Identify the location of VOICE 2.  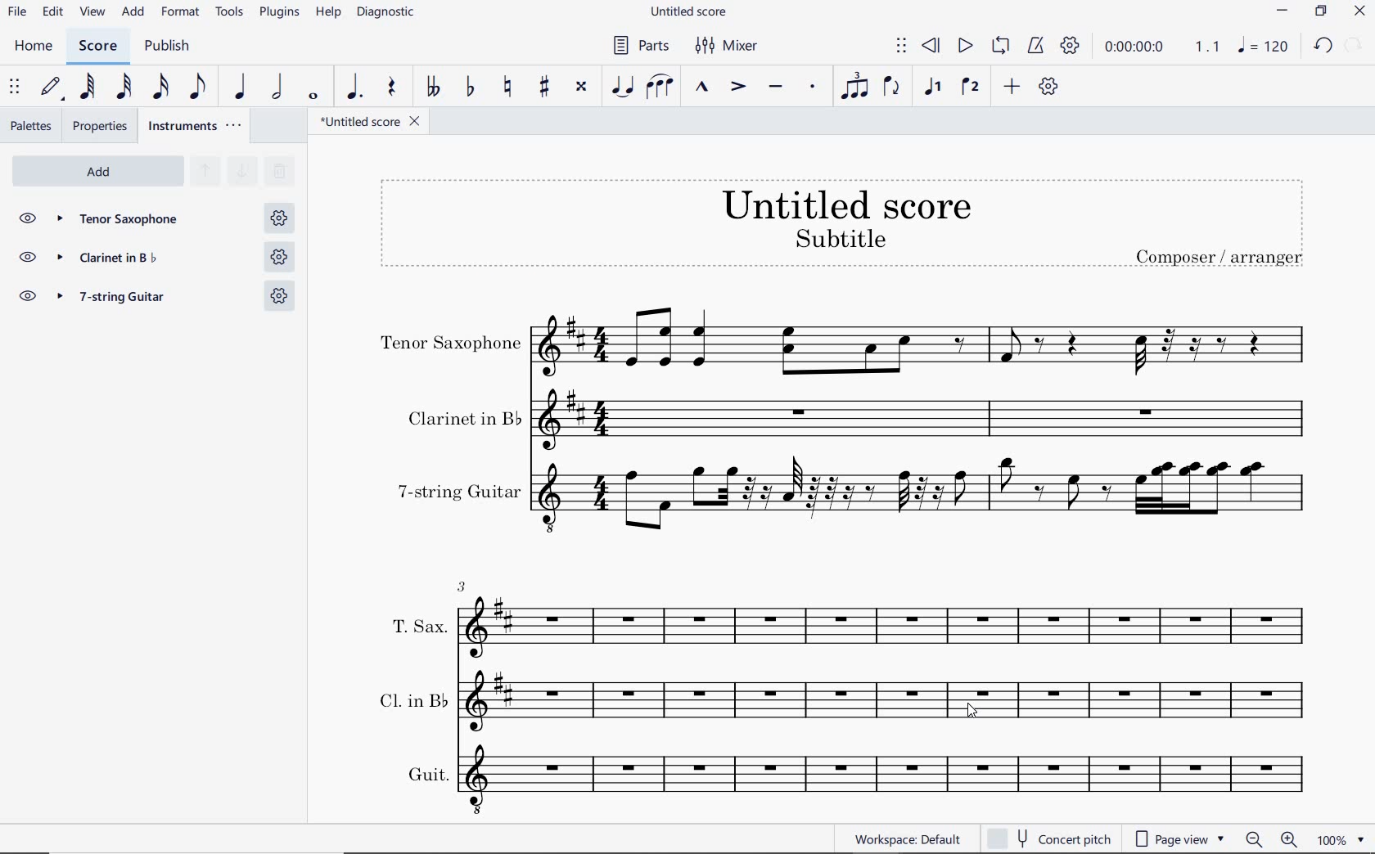
(972, 88).